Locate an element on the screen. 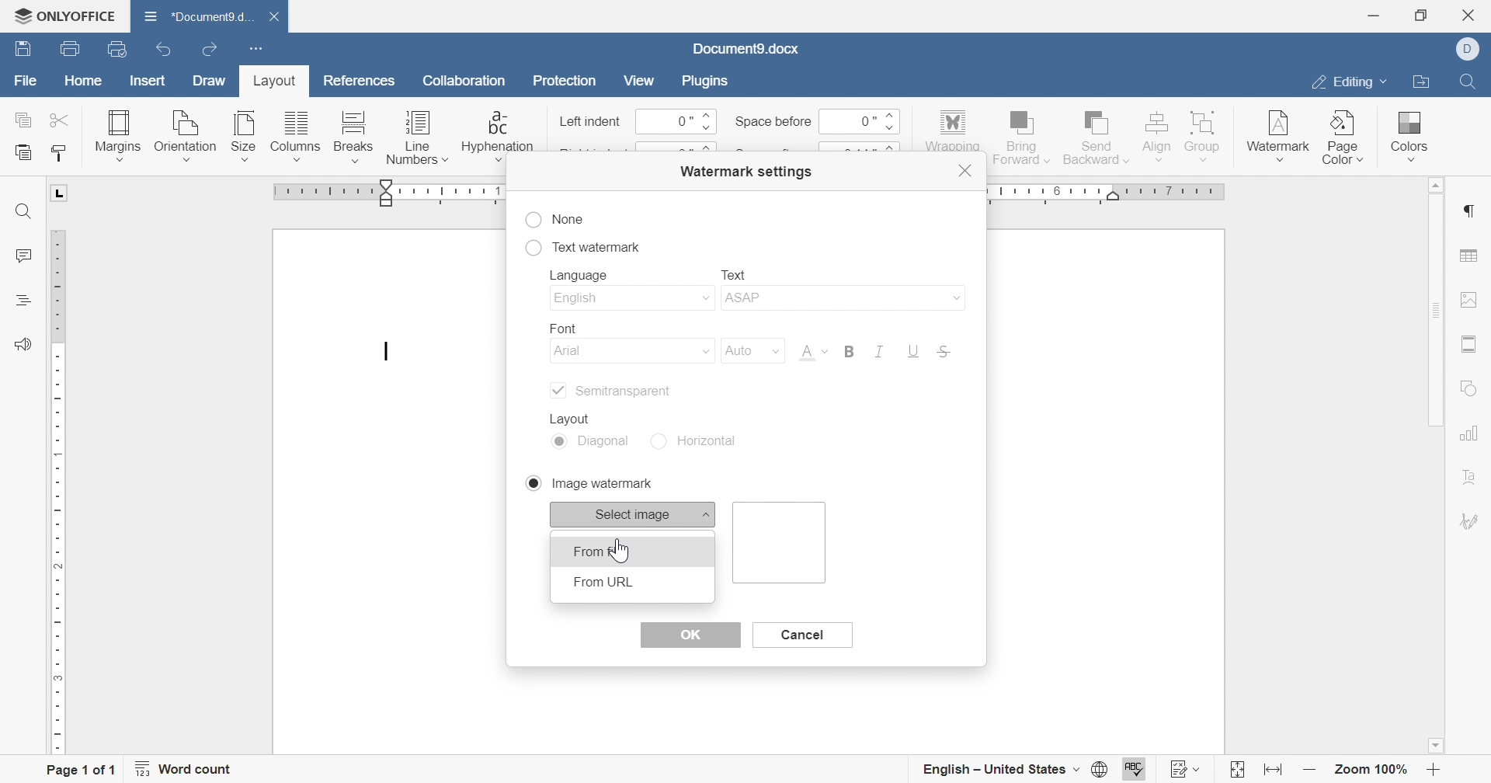 The height and width of the screenshot is (783, 1491). insert is located at coordinates (144, 82).